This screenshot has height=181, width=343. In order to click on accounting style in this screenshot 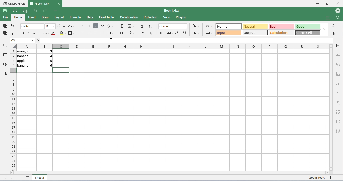, I will do `click(170, 33)`.